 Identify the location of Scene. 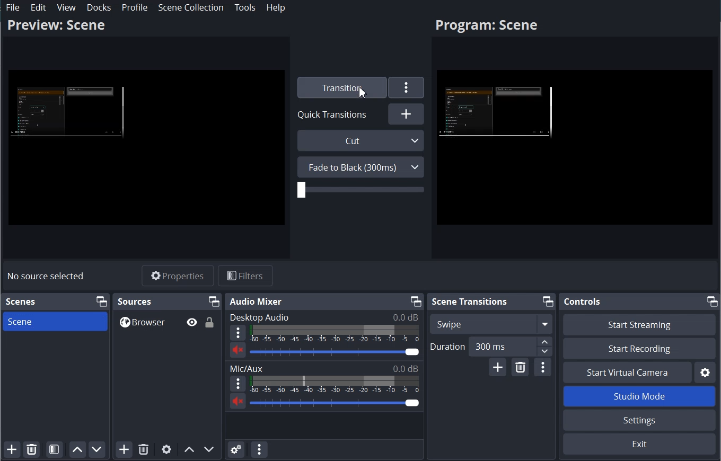
(55, 321).